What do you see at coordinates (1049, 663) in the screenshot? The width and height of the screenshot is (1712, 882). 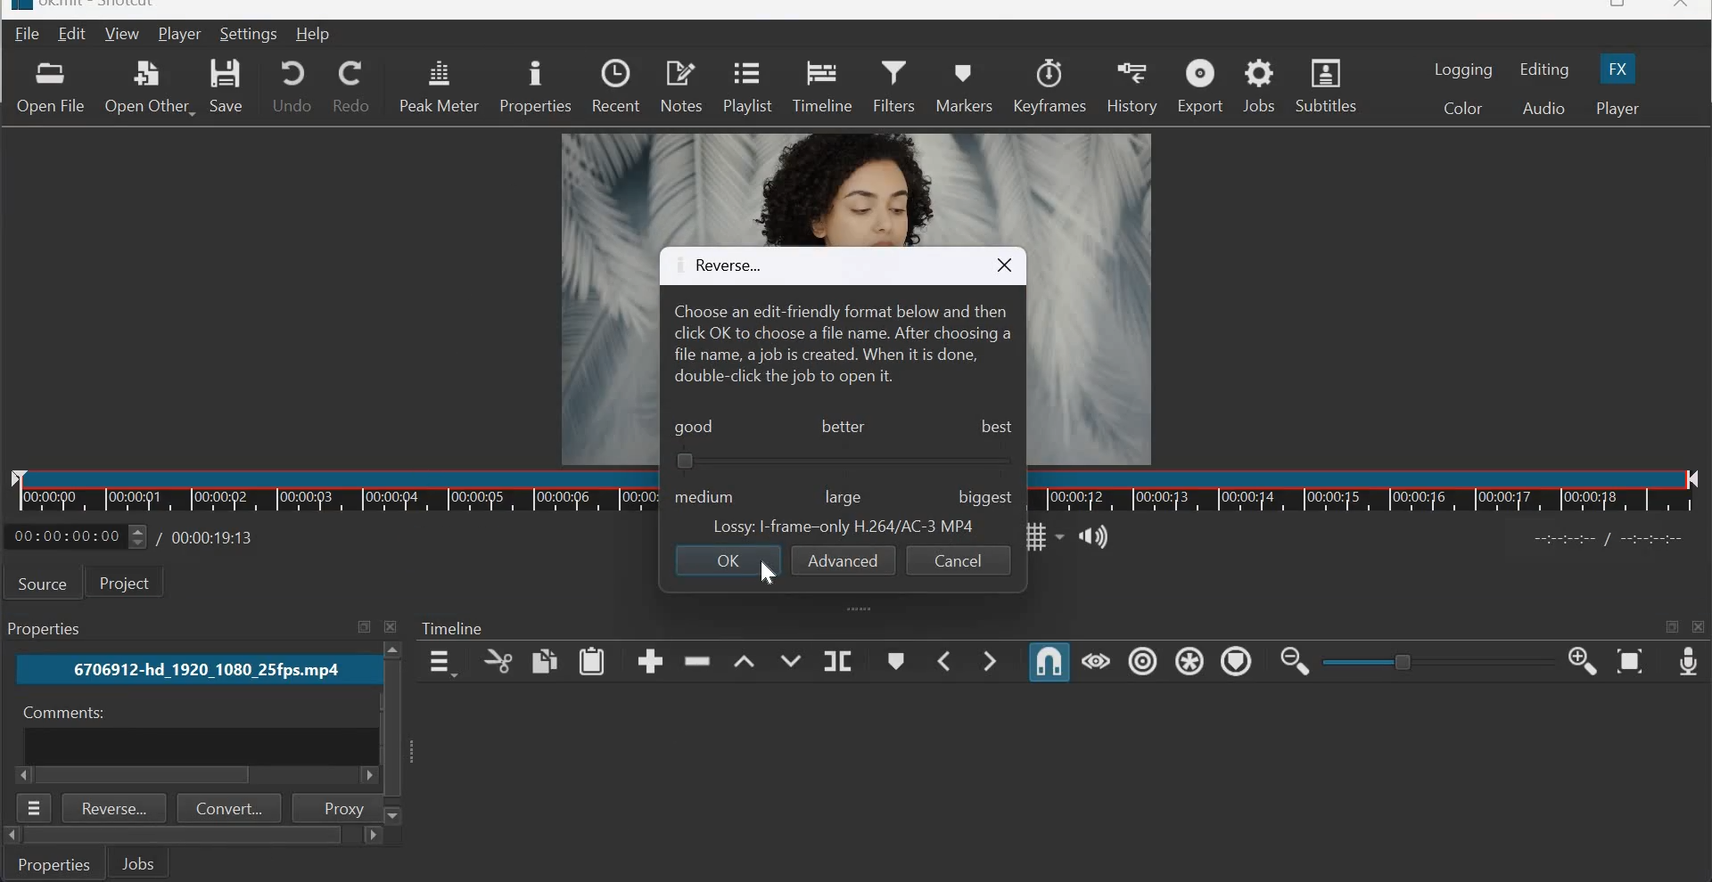 I see `Snap` at bounding box center [1049, 663].